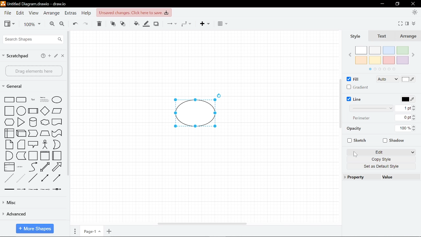  Describe the element at coordinates (381, 167) in the screenshot. I see `Set as default style` at that location.